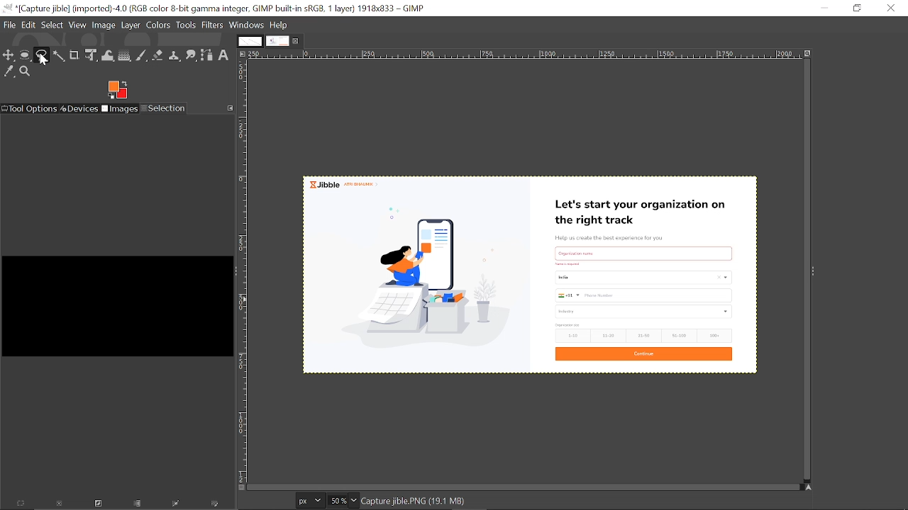  I want to click on Smudge tool, so click(192, 55).